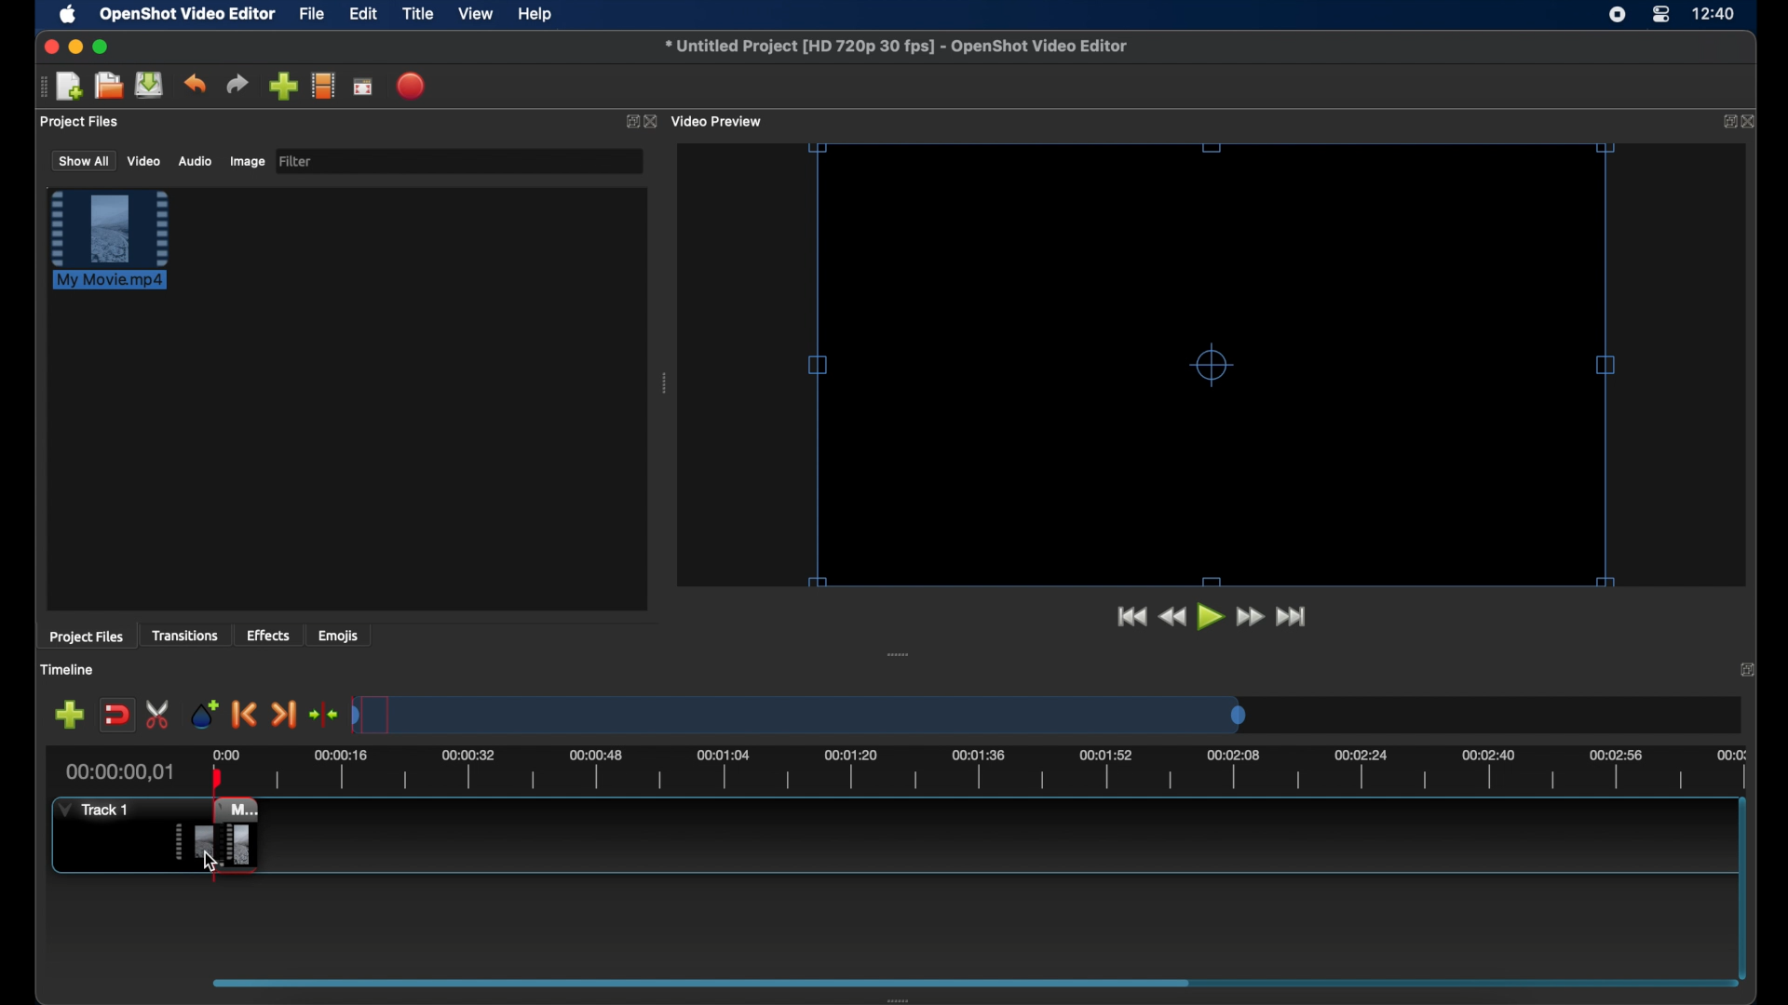  Describe the element at coordinates (189, 15) in the screenshot. I see `openshot video editor` at that location.